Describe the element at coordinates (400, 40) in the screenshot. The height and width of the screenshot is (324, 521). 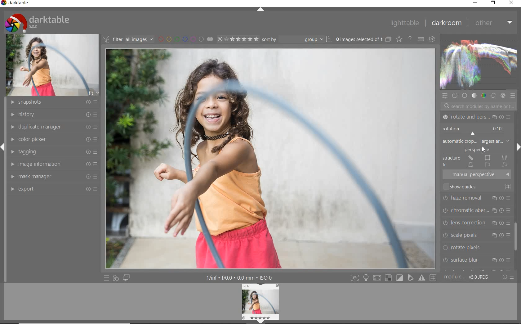
I see `change type of overlay` at that location.